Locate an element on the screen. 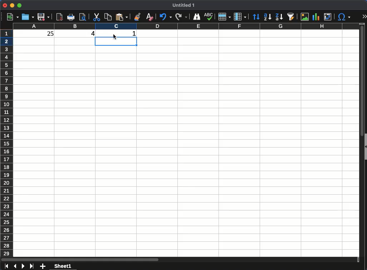  last sheet is located at coordinates (32, 266).